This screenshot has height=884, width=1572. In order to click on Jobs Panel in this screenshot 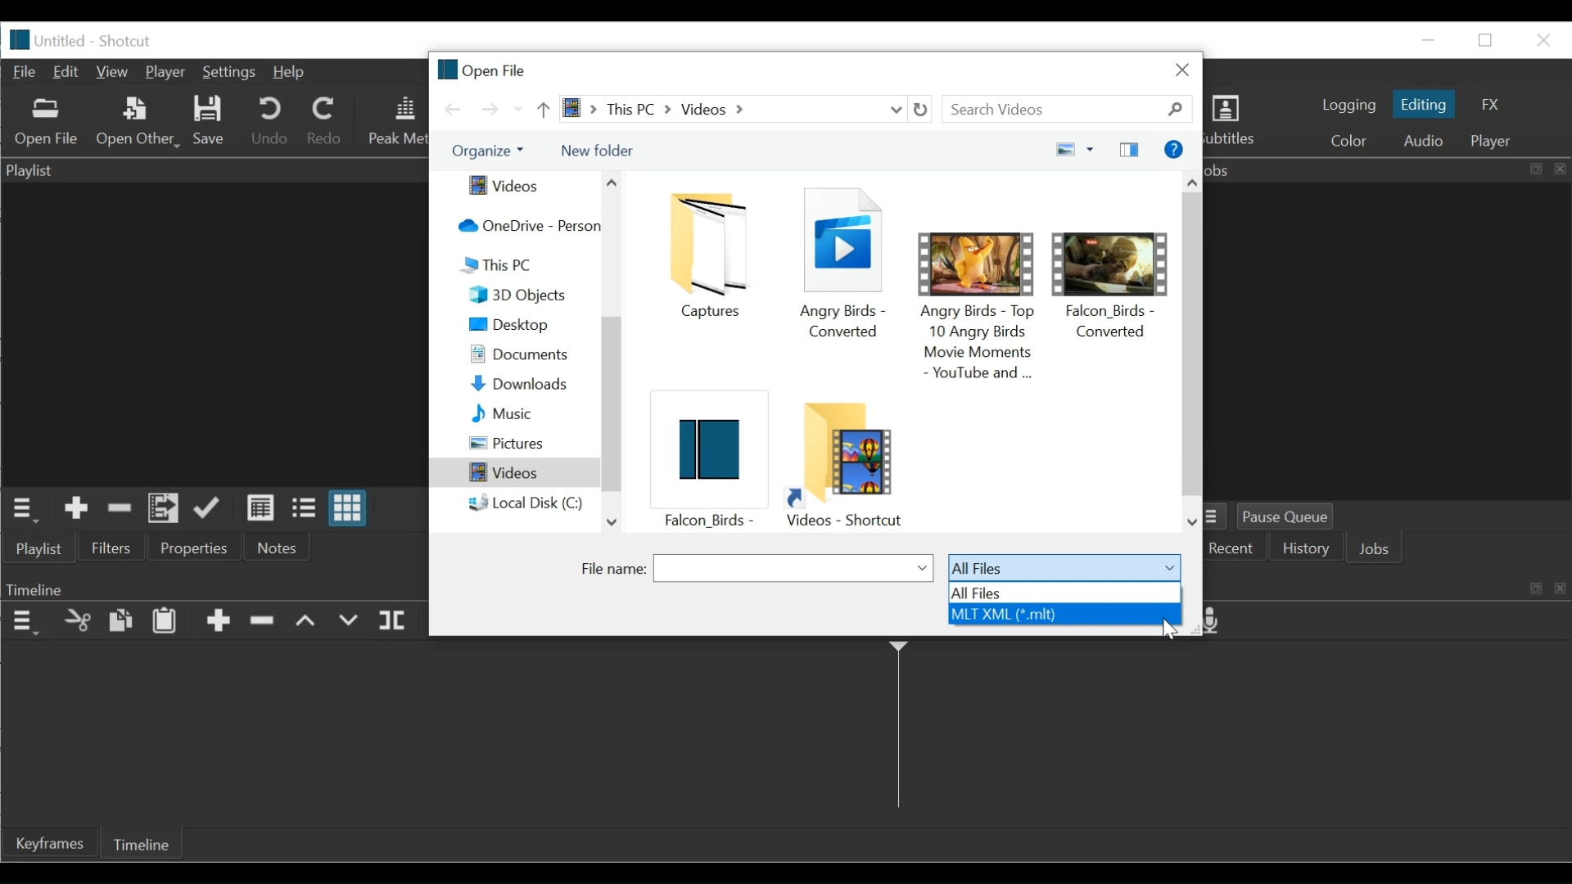, I will do `click(1392, 341)`.